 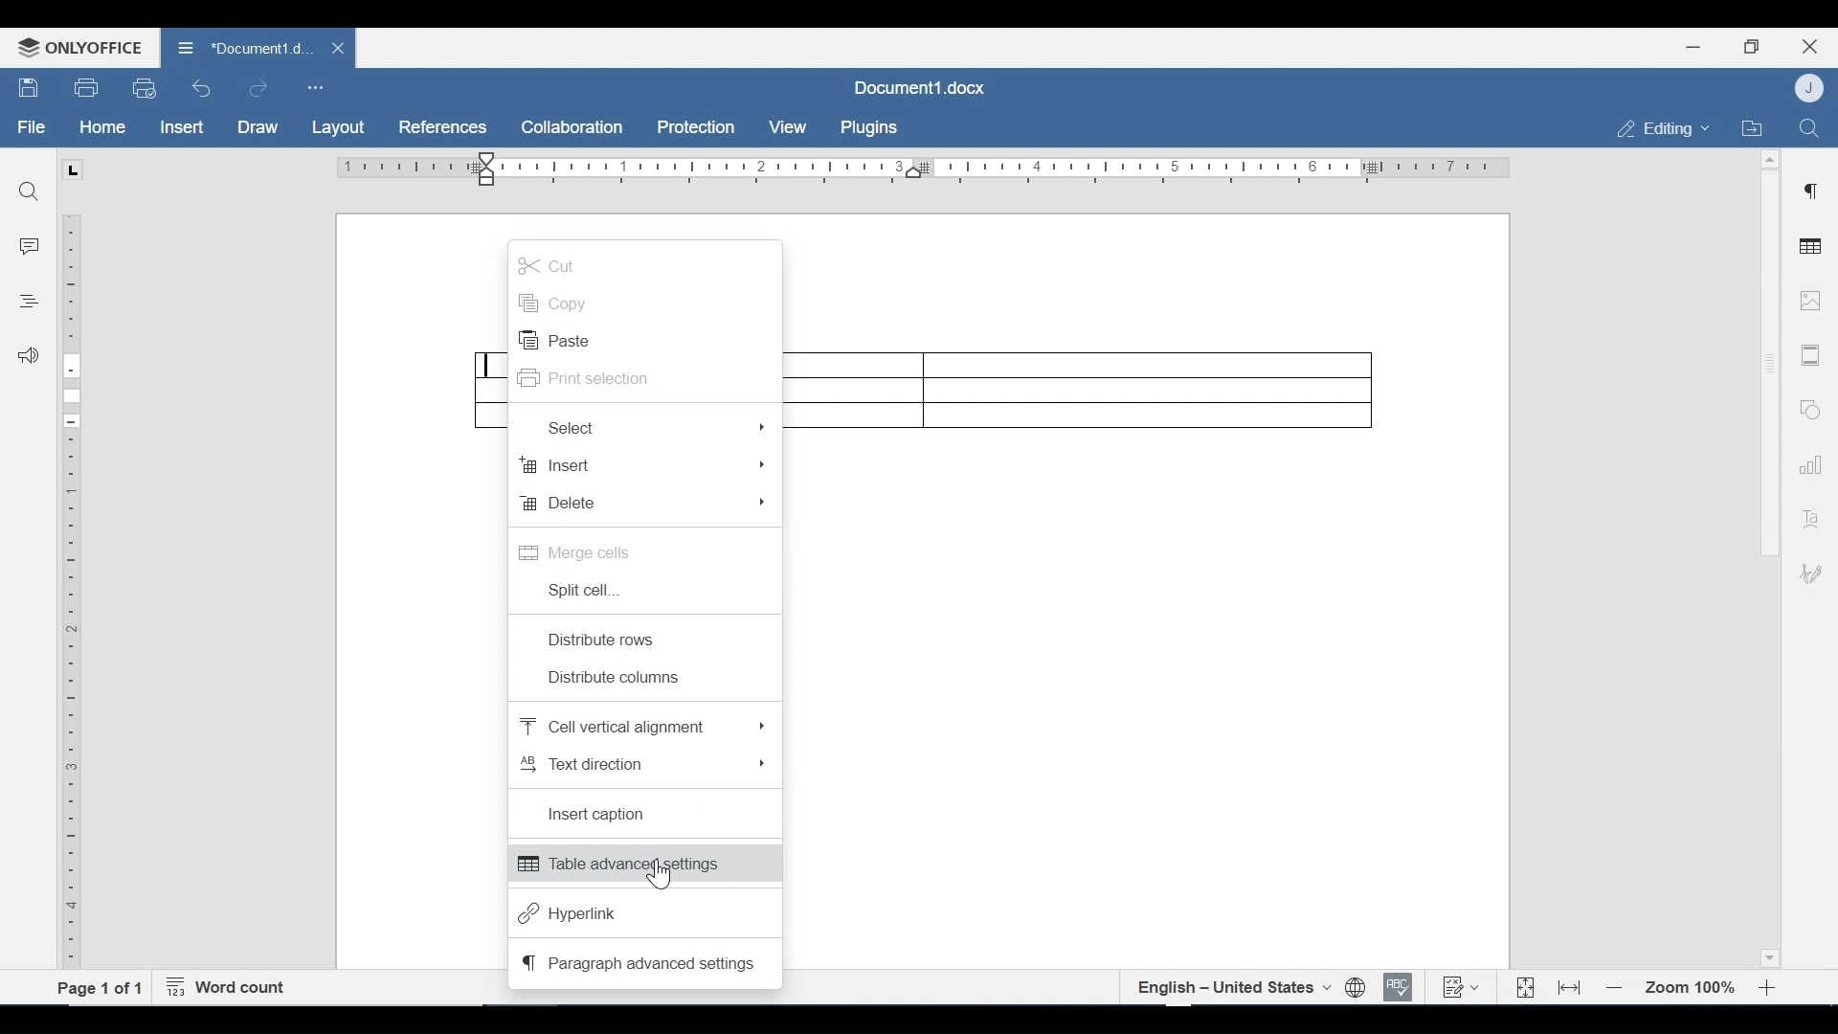 What do you see at coordinates (28, 357) in the screenshot?
I see `Feedback and Support` at bounding box center [28, 357].